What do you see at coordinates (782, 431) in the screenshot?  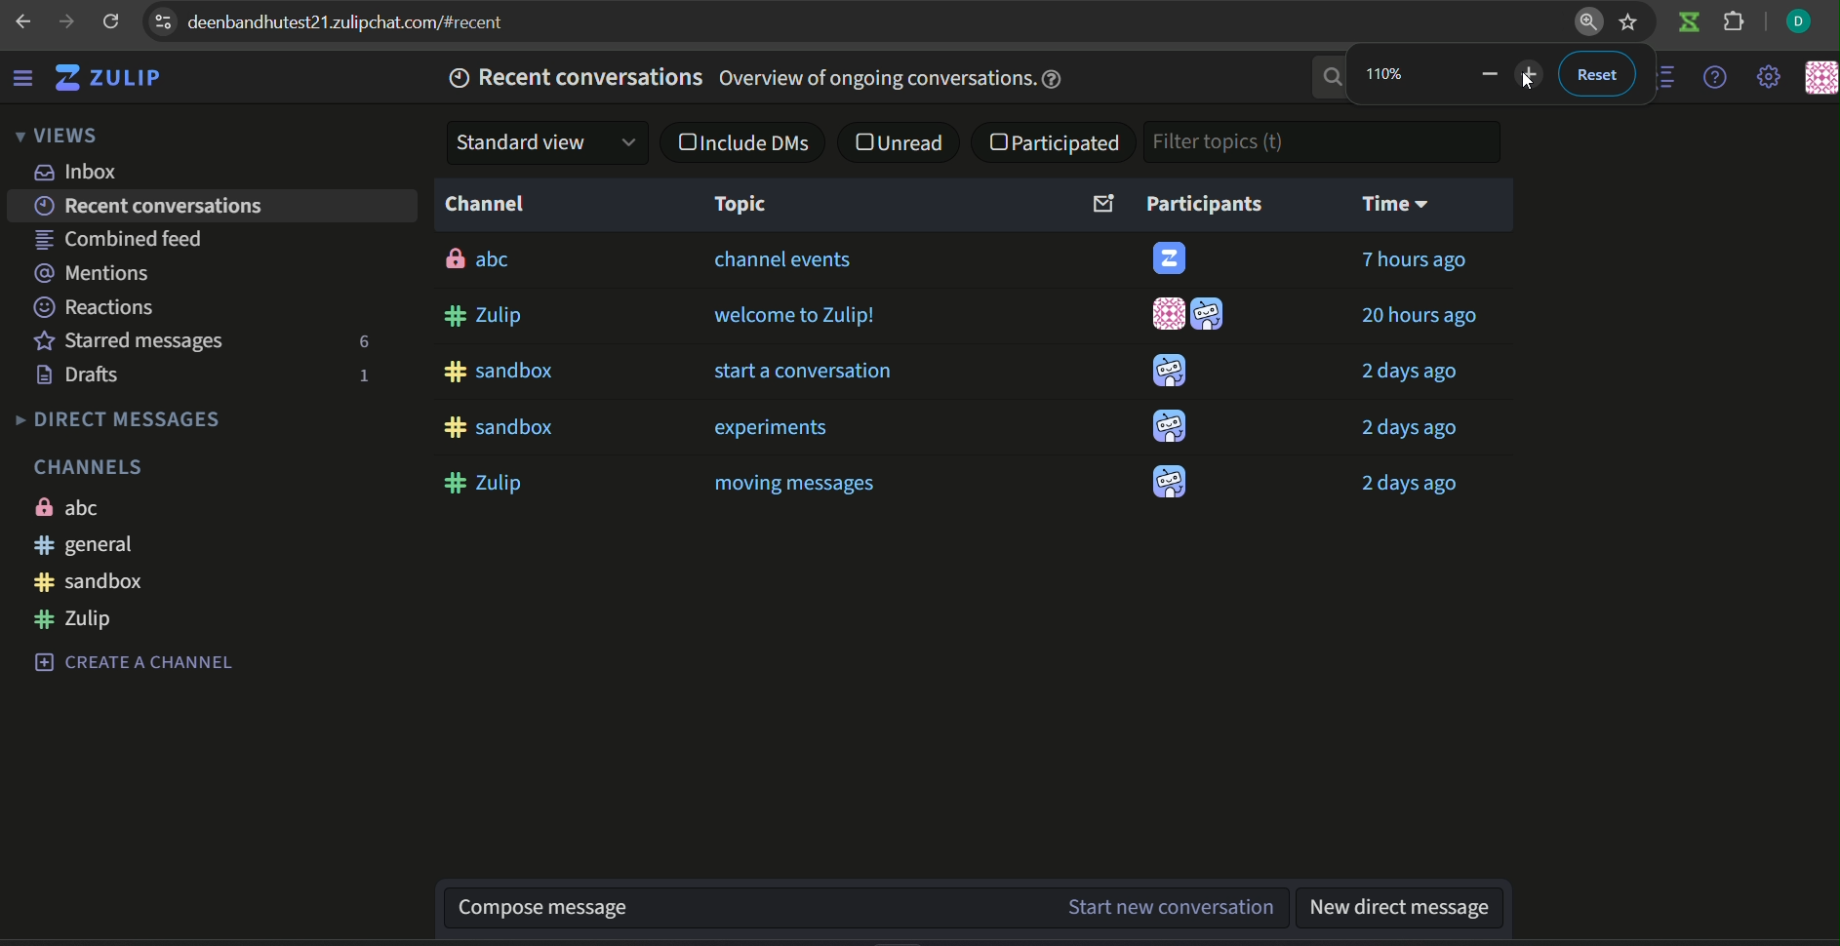 I see `experiments` at bounding box center [782, 431].